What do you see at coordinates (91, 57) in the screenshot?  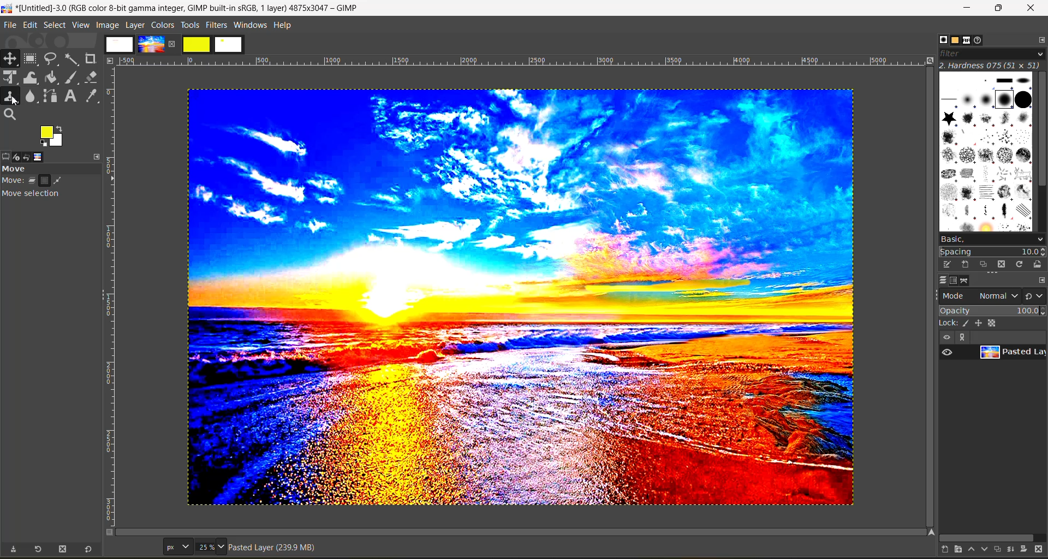 I see `crope tool` at bounding box center [91, 57].